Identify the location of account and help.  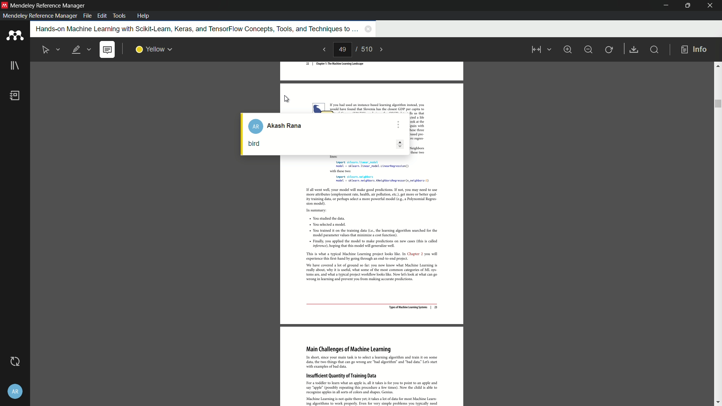
(14, 391).